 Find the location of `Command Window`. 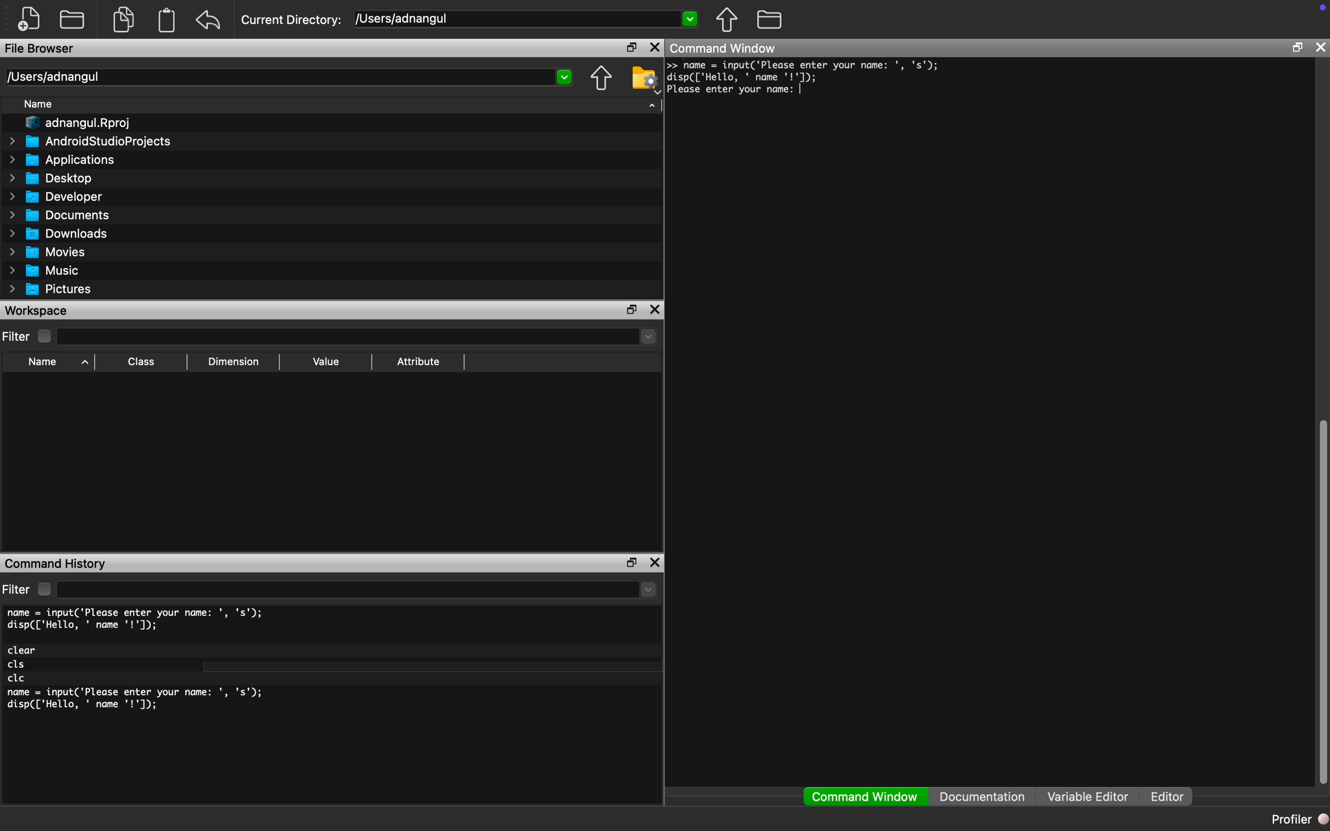

Command Window is located at coordinates (866, 797).